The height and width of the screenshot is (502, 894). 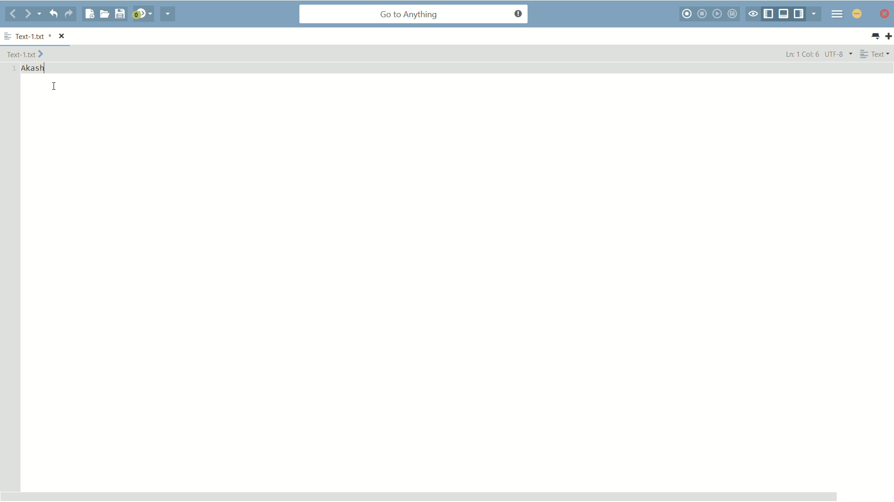 I want to click on menu, so click(x=837, y=14).